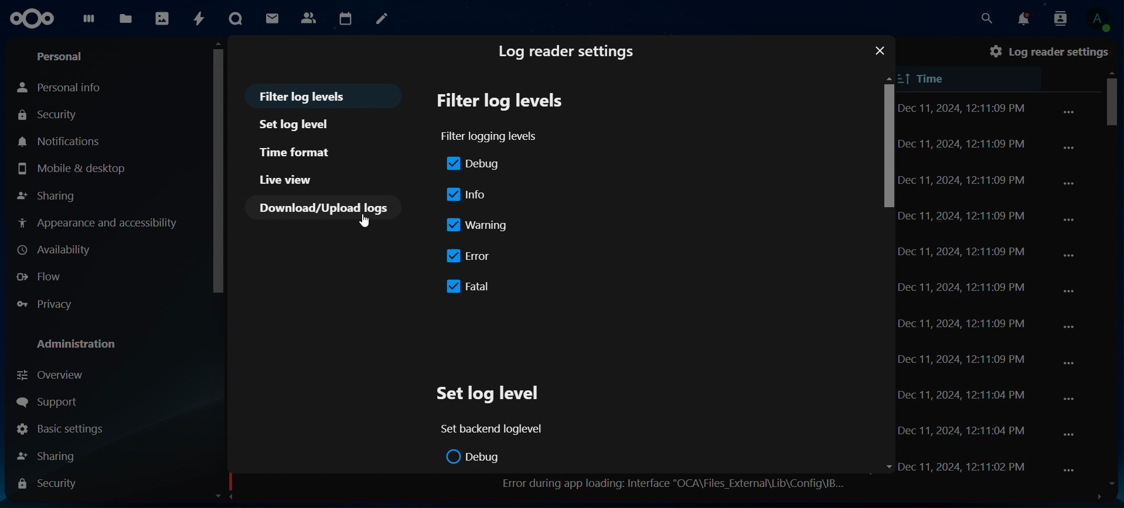 The height and width of the screenshot is (508, 1124). I want to click on warning, so click(483, 225).